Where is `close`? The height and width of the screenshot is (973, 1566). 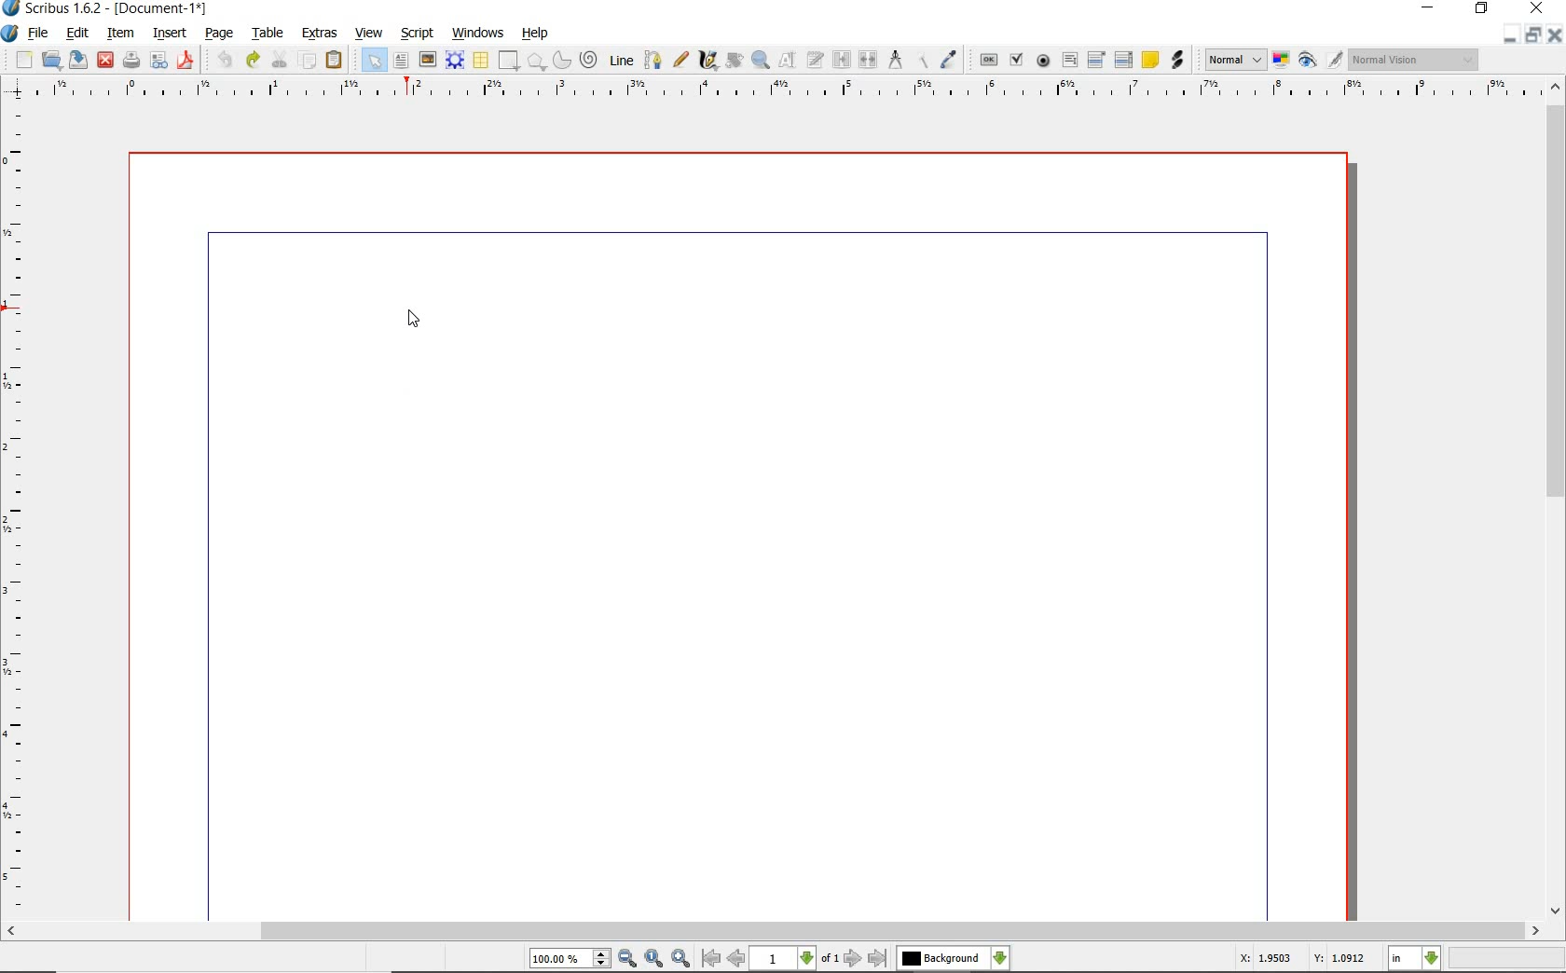
close is located at coordinates (1554, 35).